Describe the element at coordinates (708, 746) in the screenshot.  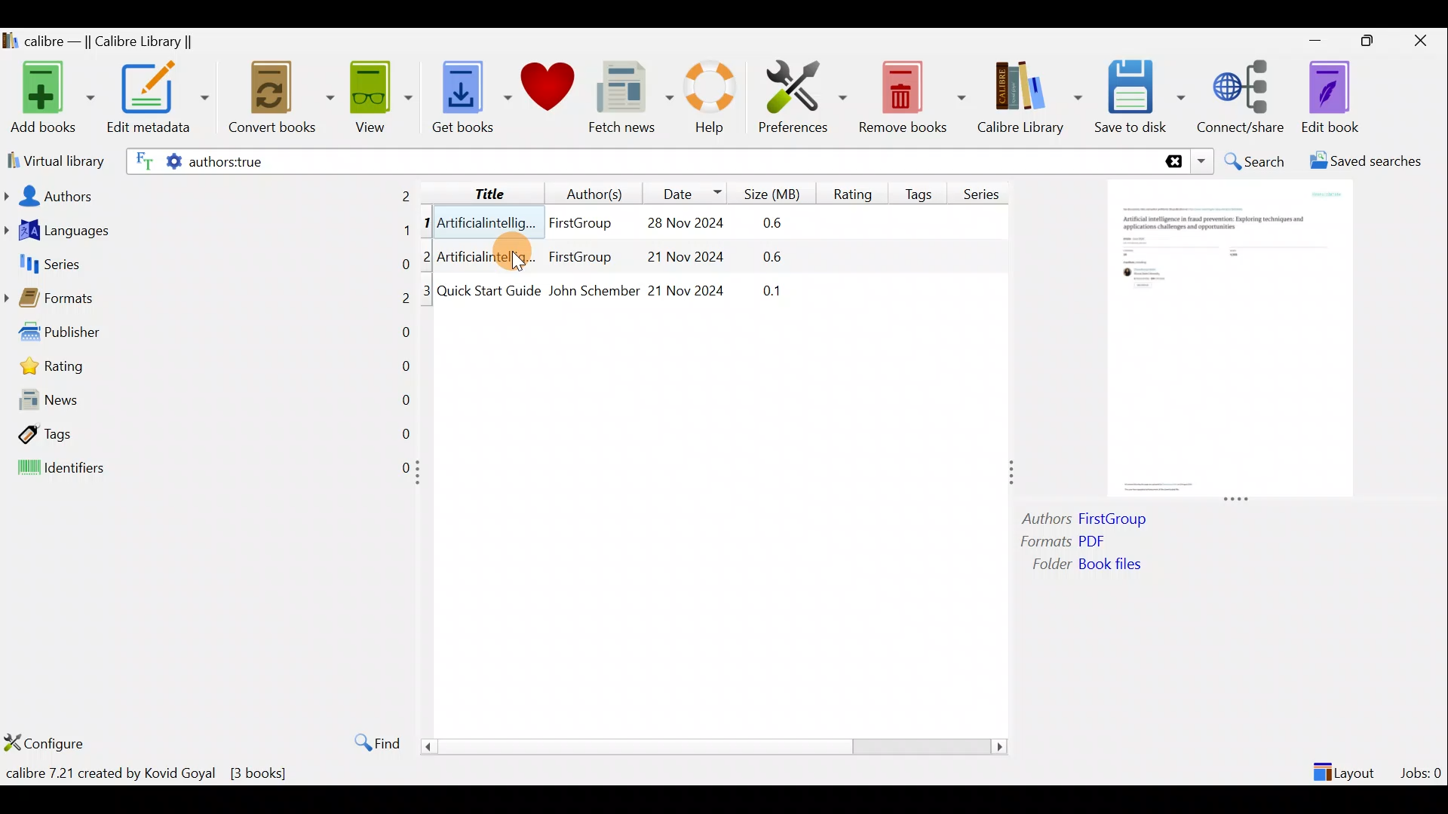
I see `Scroll bar` at that location.